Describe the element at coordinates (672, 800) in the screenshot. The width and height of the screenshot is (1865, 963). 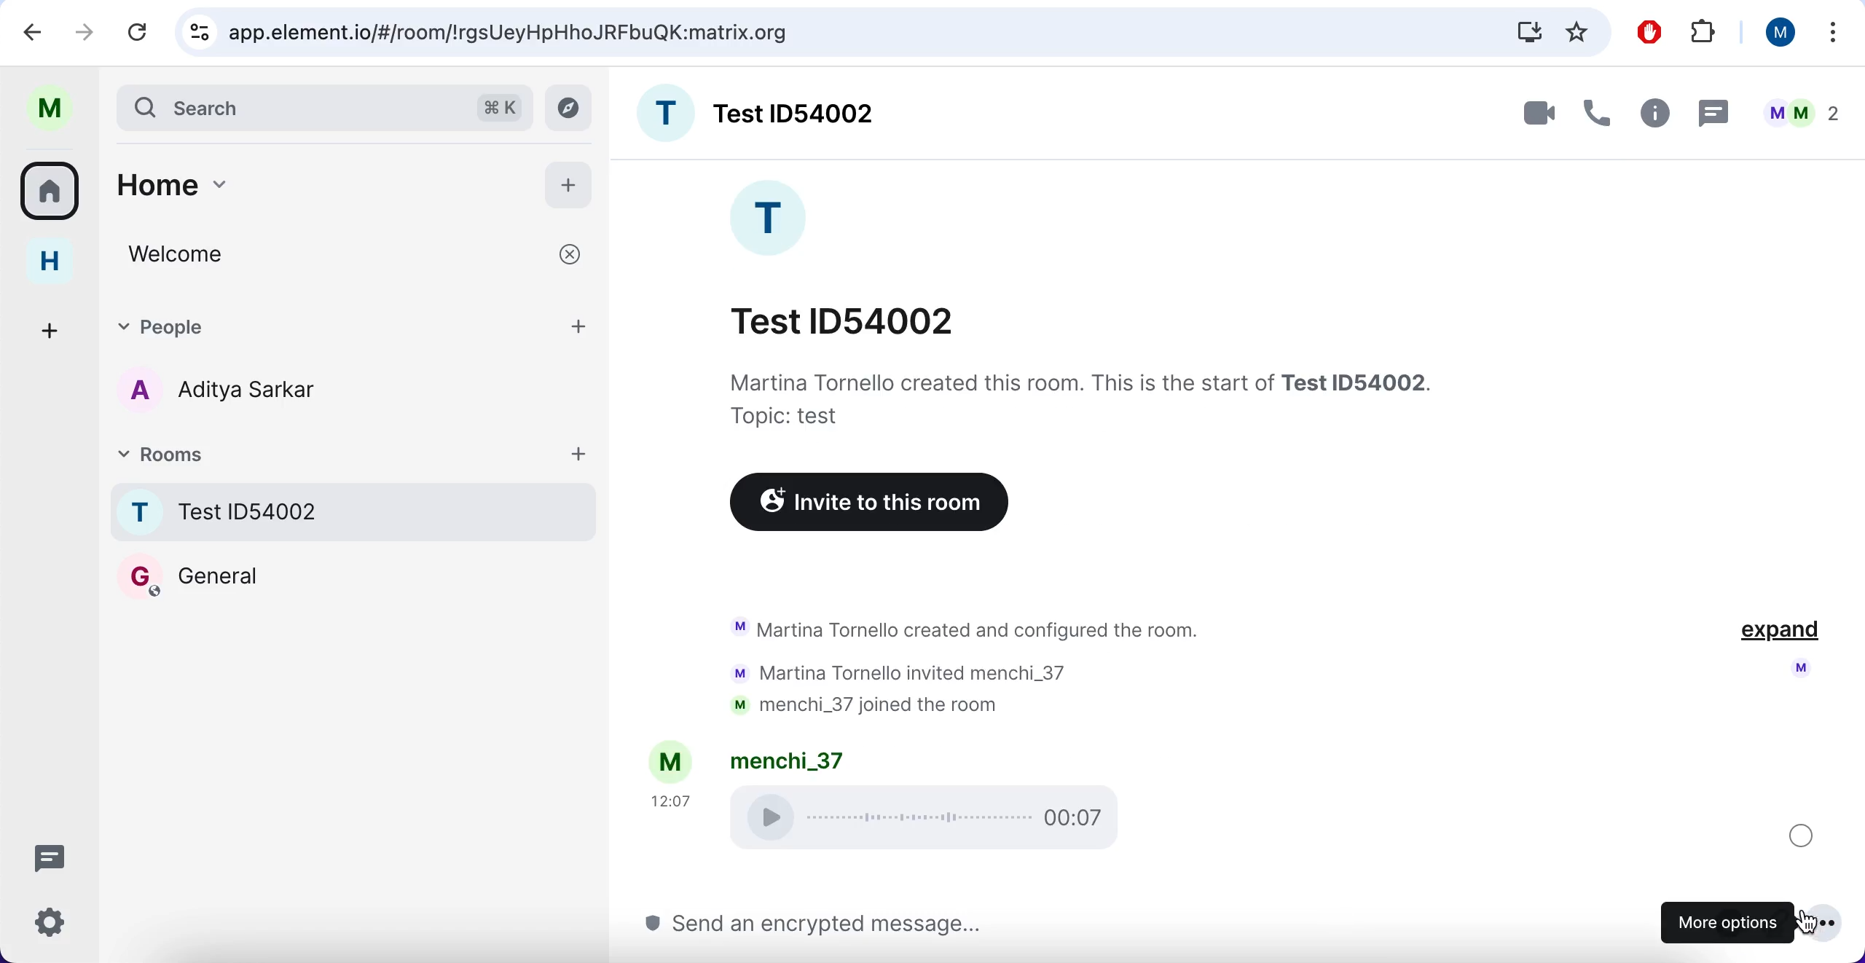
I see `hour` at that location.